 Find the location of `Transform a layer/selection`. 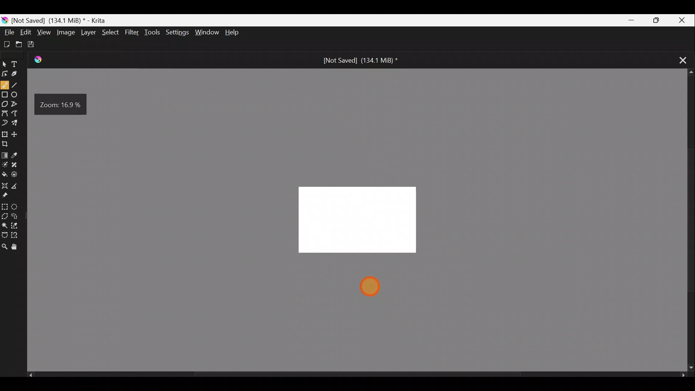

Transform a layer/selection is located at coordinates (5, 134).